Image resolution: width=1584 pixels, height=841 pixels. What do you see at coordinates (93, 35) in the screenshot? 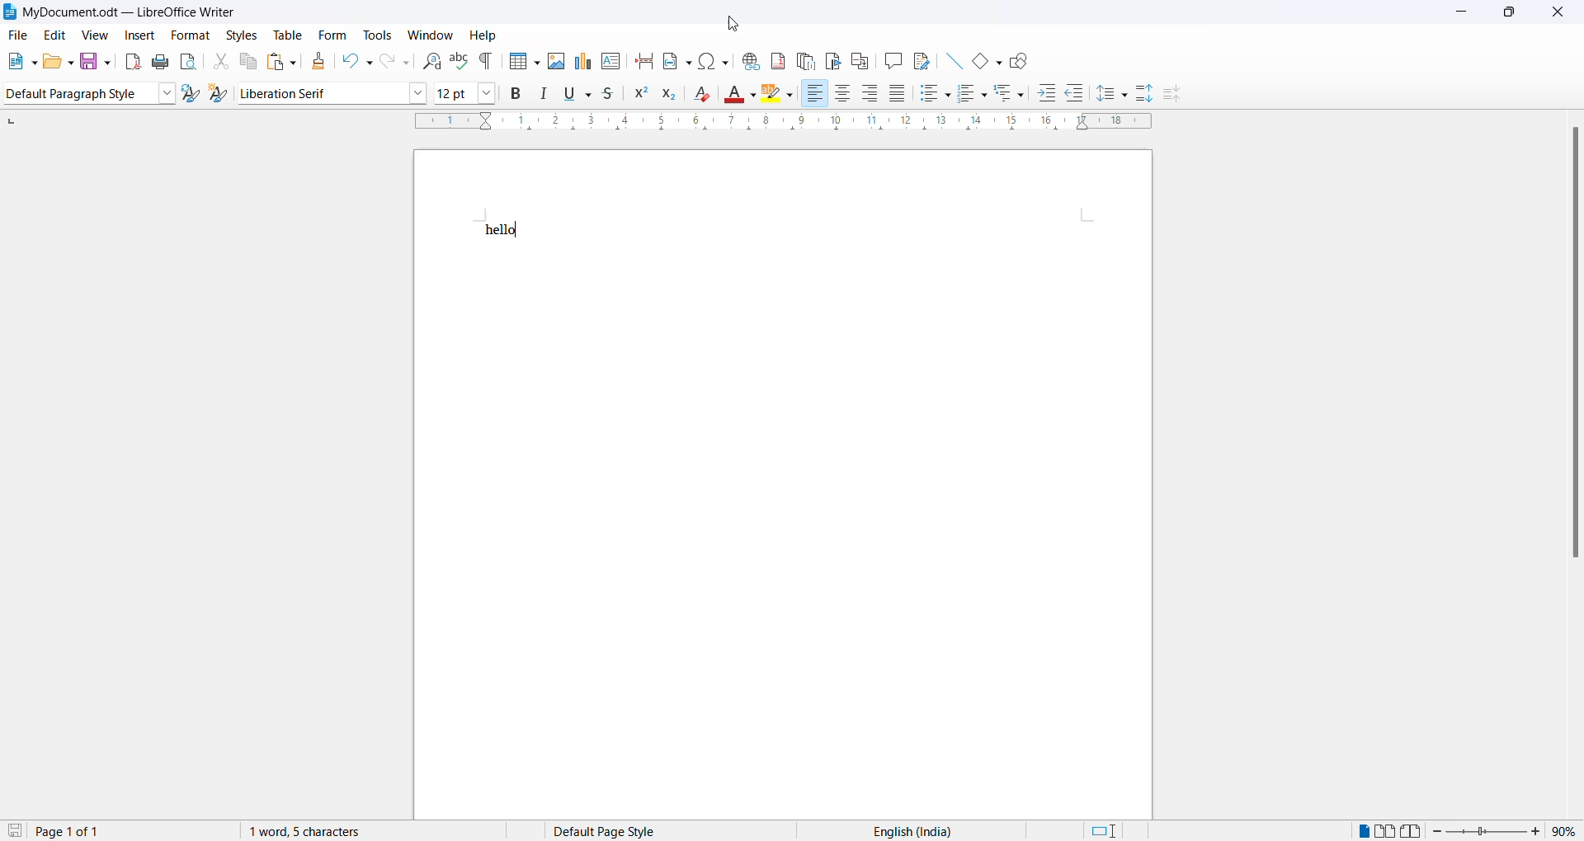
I see `View` at bounding box center [93, 35].